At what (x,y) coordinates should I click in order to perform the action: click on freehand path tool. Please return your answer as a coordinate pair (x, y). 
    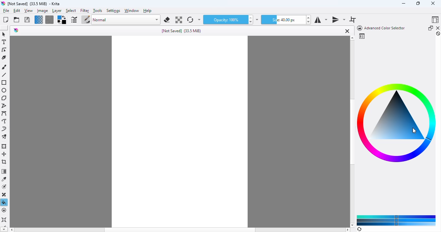
    Looking at the image, I should click on (5, 121).